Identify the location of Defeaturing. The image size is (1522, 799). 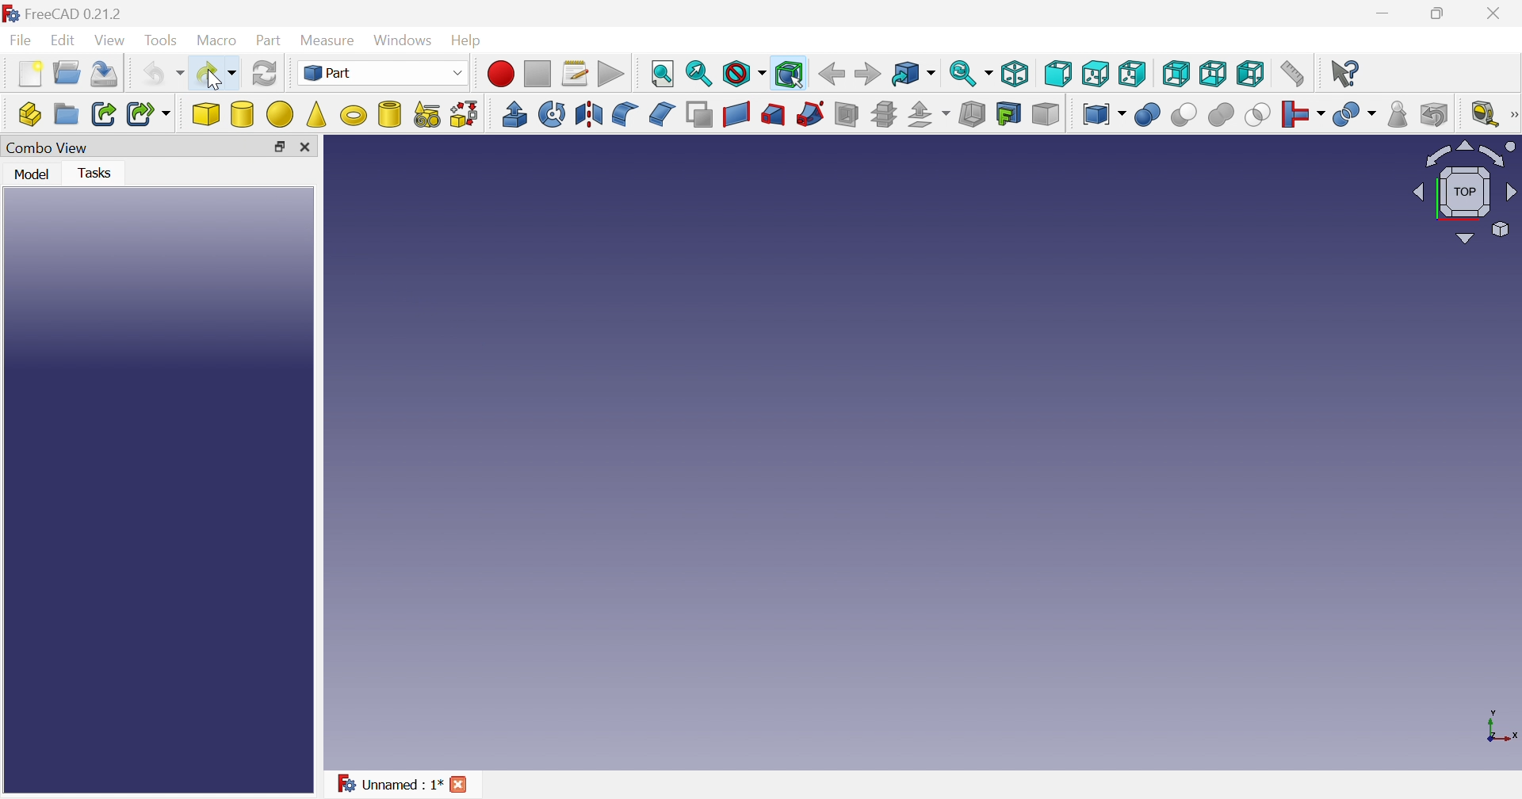
(1434, 117).